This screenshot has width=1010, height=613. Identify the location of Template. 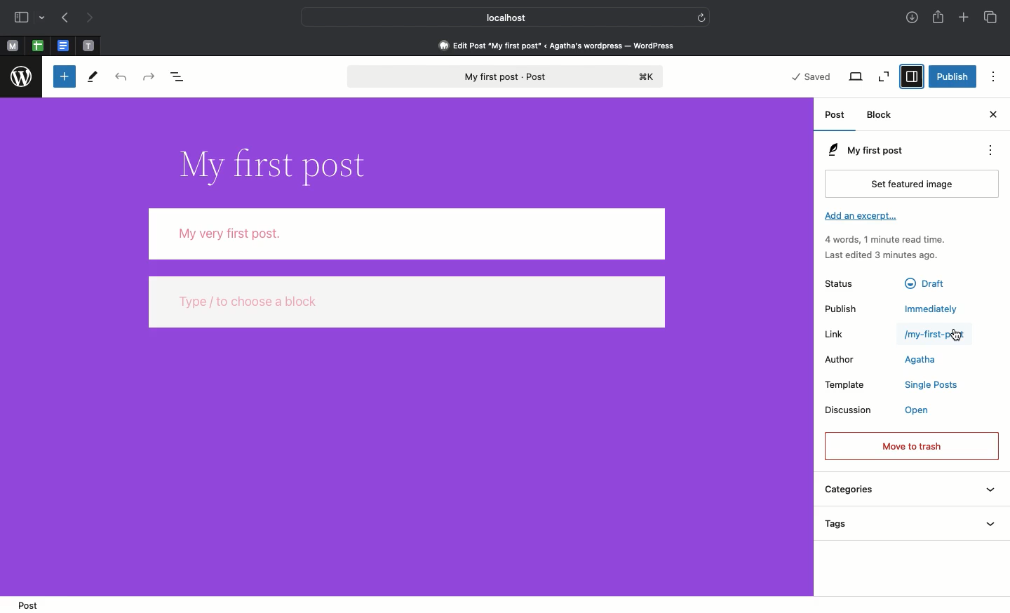
(847, 384).